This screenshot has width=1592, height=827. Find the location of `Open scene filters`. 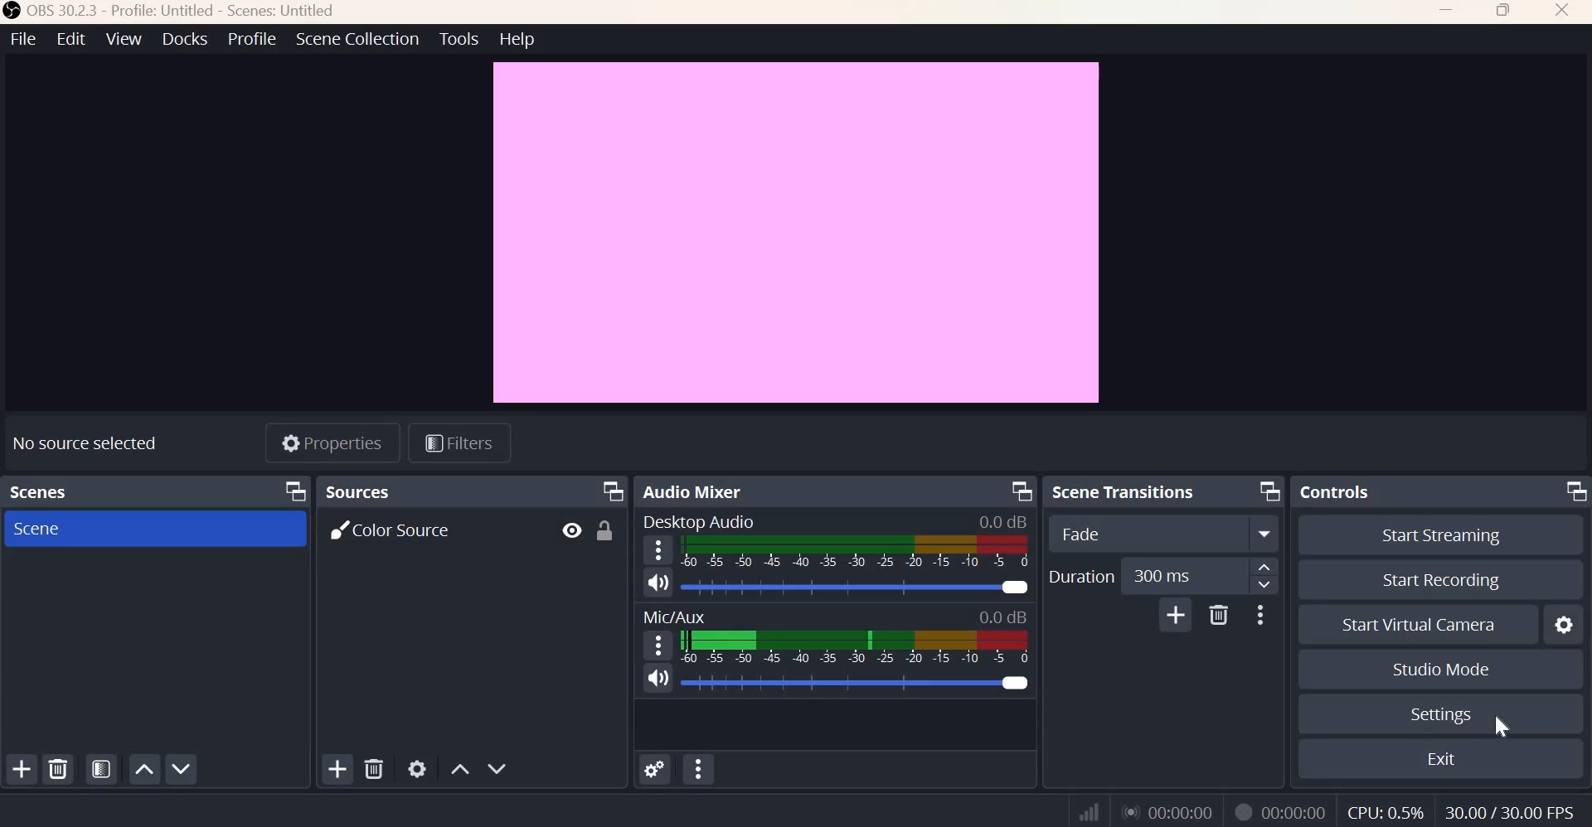

Open scene filters is located at coordinates (101, 768).